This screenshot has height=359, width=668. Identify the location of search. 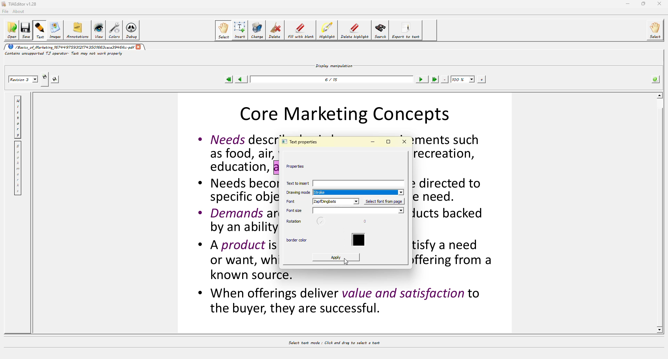
(380, 31).